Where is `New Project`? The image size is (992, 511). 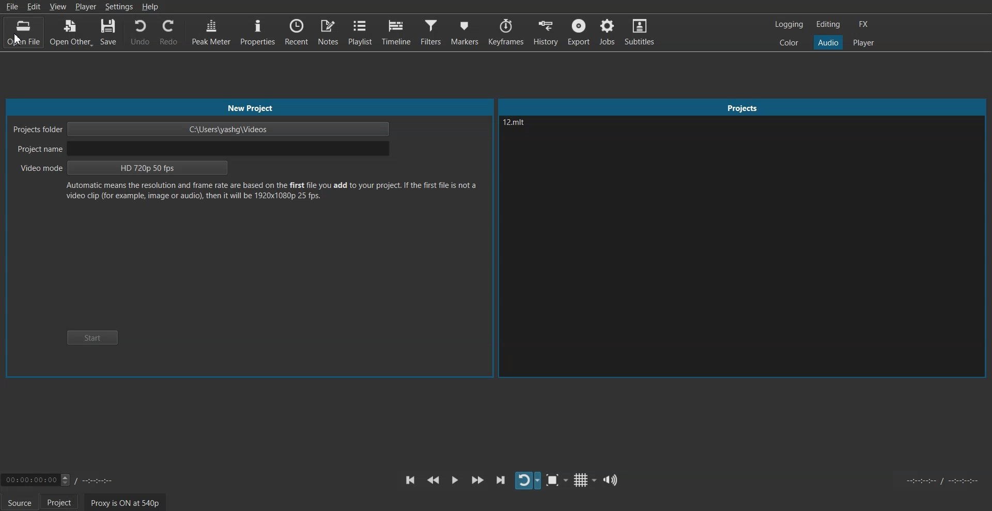 New Project is located at coordinates (249, 106).